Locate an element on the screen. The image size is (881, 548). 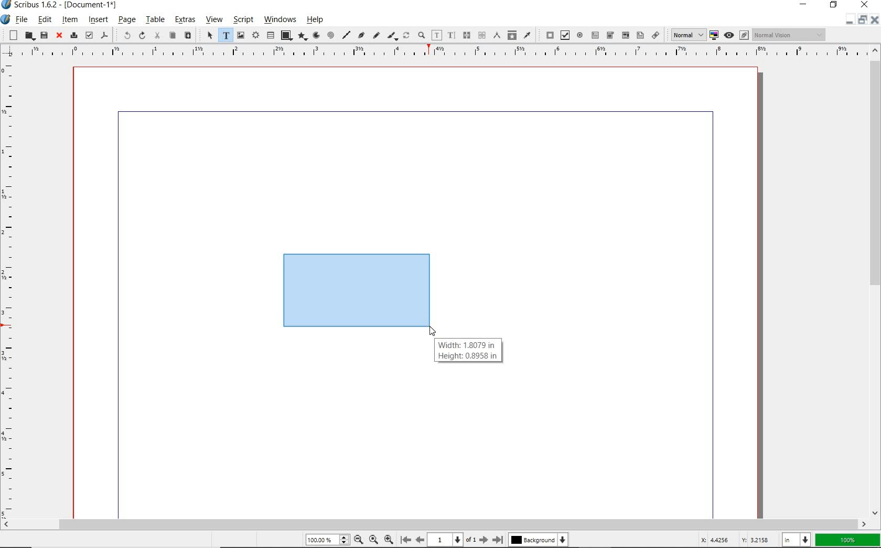
eye dropper is located at coordinates (527, 35).